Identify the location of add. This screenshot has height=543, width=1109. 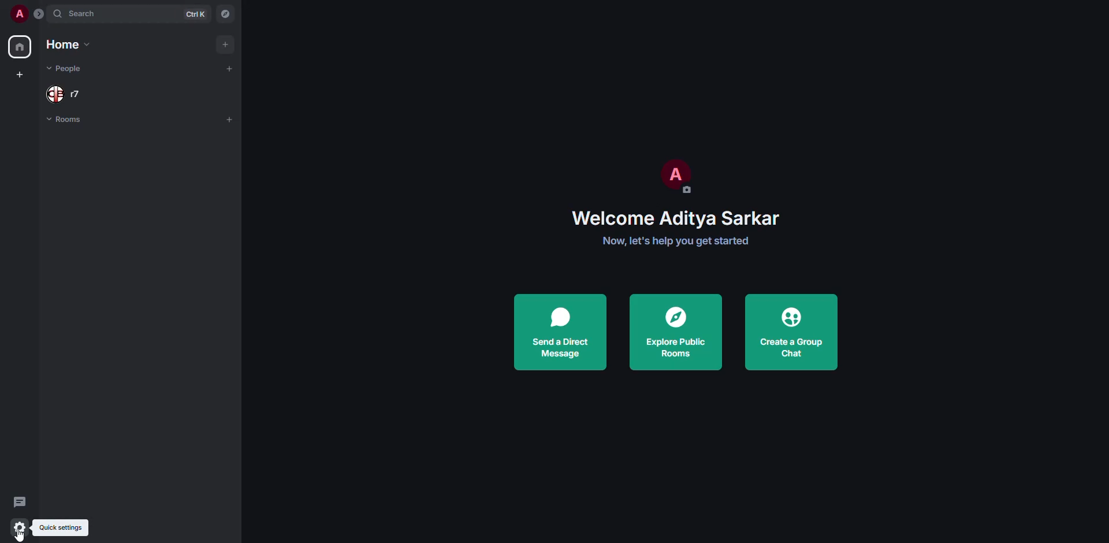
(229, 119).